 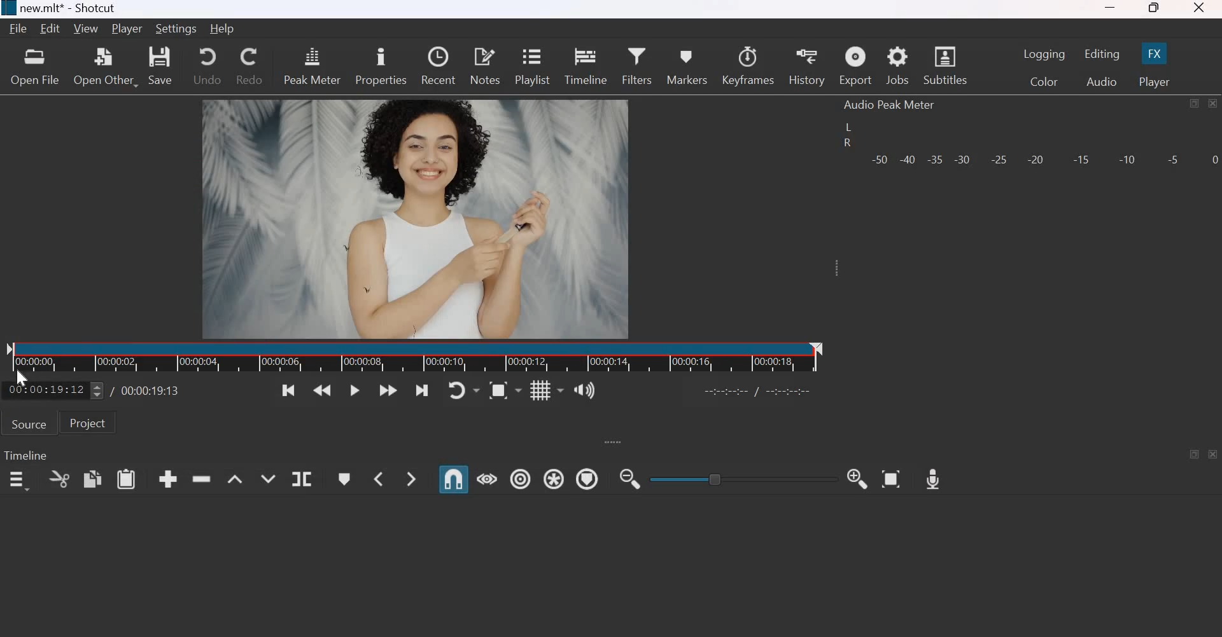 What do you see at coordinates (834, 268) in the screenshot?
I see `Expand` at bounding box center [834, 268].